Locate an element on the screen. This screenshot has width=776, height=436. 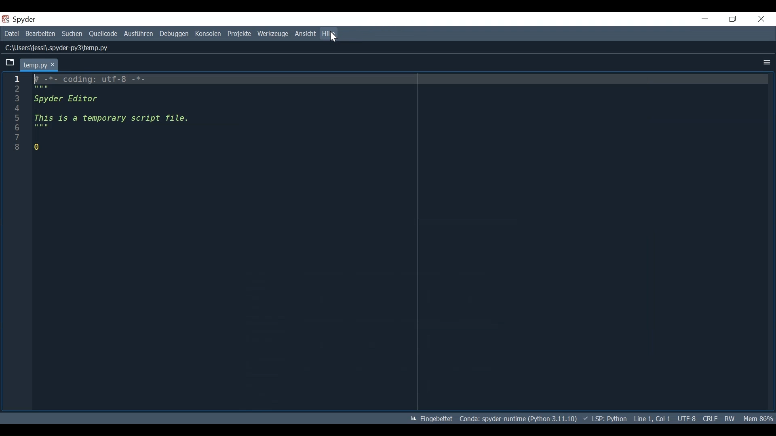
fF -*- coding: utf-o -*-

Spyder Editor

This is a temporary script file.
0 is located at coordinates (115, 114).